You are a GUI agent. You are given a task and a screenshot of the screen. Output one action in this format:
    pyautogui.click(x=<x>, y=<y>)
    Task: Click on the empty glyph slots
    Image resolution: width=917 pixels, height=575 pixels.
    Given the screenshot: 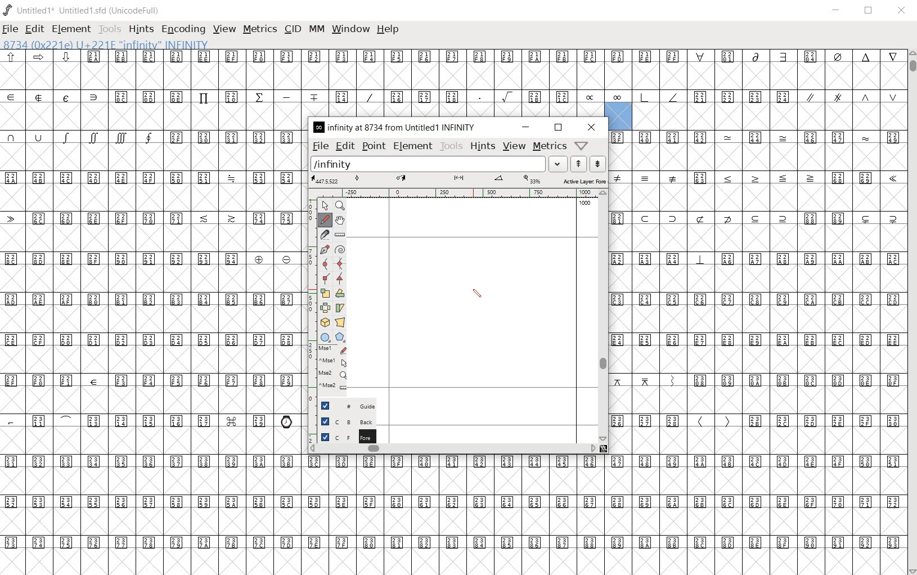 What is the action you would take?
    pyautogui.click(x=757, y=358)
    